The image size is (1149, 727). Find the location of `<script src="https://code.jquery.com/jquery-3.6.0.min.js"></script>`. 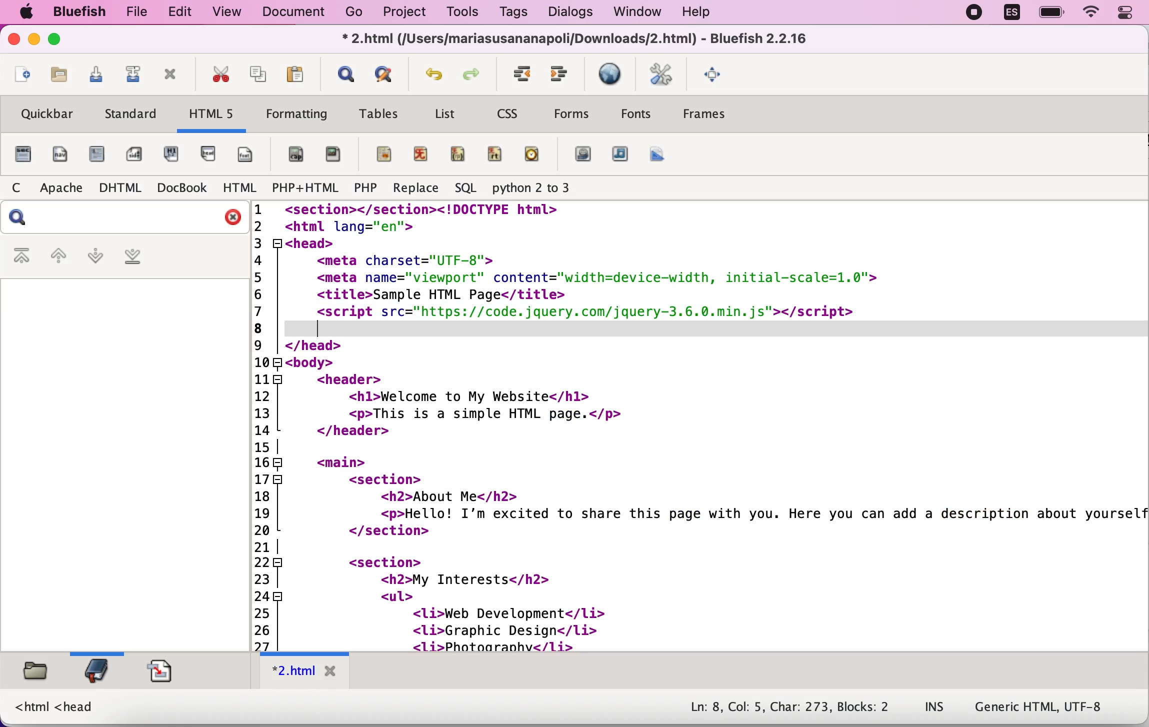

<script src="https://code.jquery.com/jquery-3.6.0.min.js"></script> is located at coordinates (580, 312).